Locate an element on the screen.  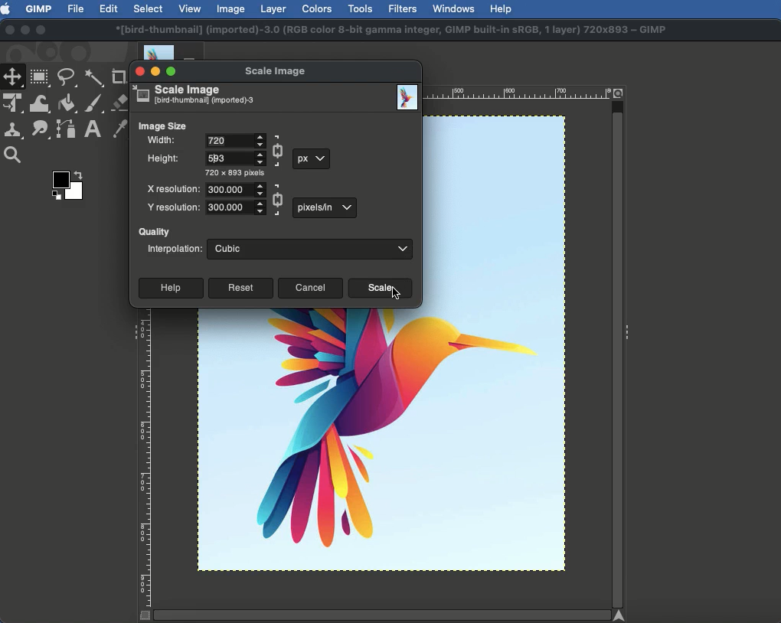
720 x 893 pixels is located at coordinates (237, 173).